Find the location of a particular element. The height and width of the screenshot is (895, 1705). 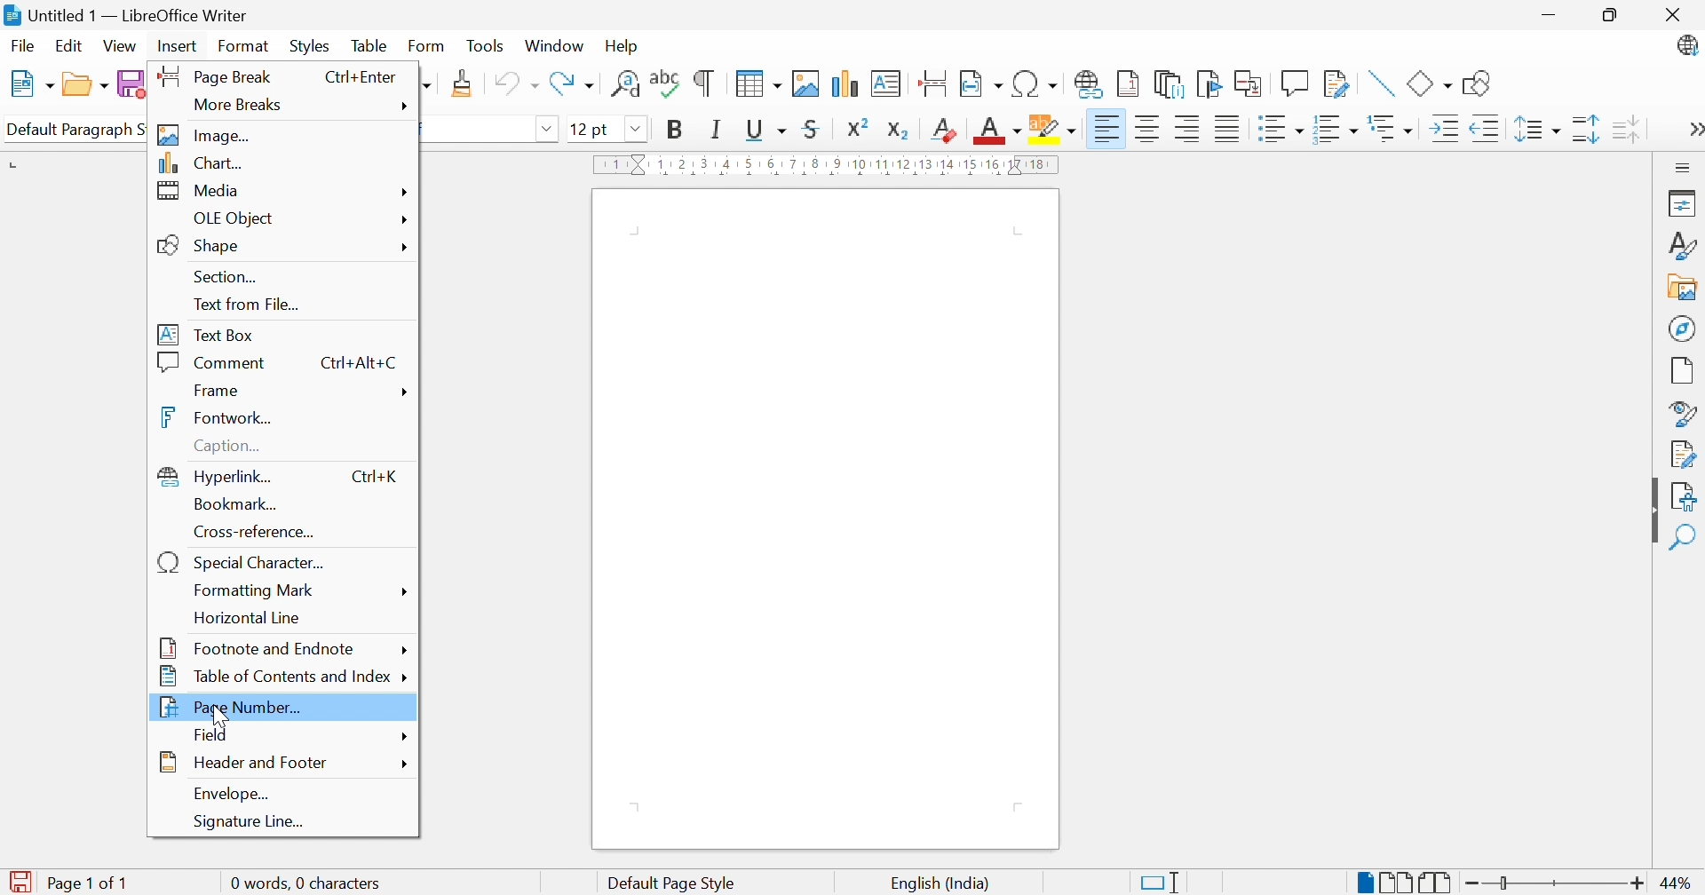

OLE Object is located at coordinates (237, 219).